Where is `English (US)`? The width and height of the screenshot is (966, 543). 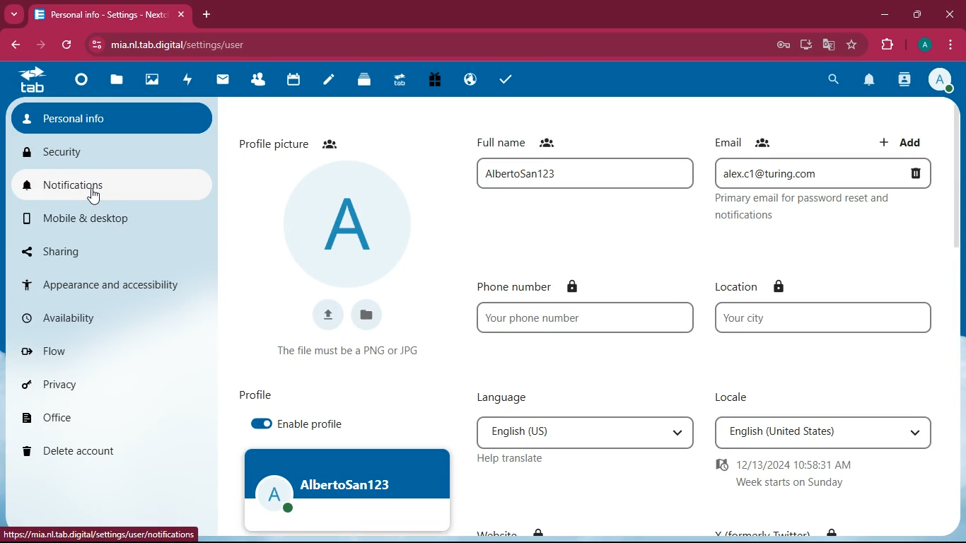 English (US) is located at coordinates (563, 433).